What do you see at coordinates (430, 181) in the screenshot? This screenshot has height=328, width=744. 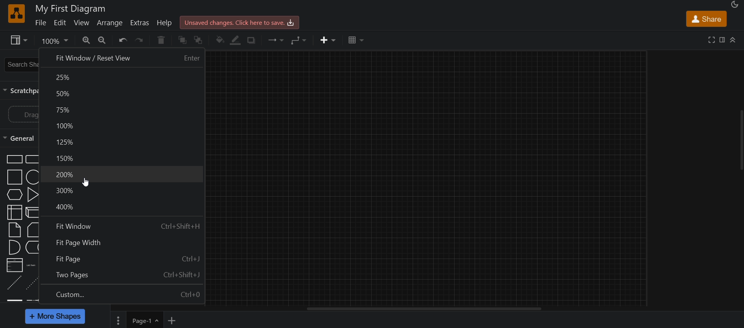 I see `canvas` at bounding box center [430, 181].